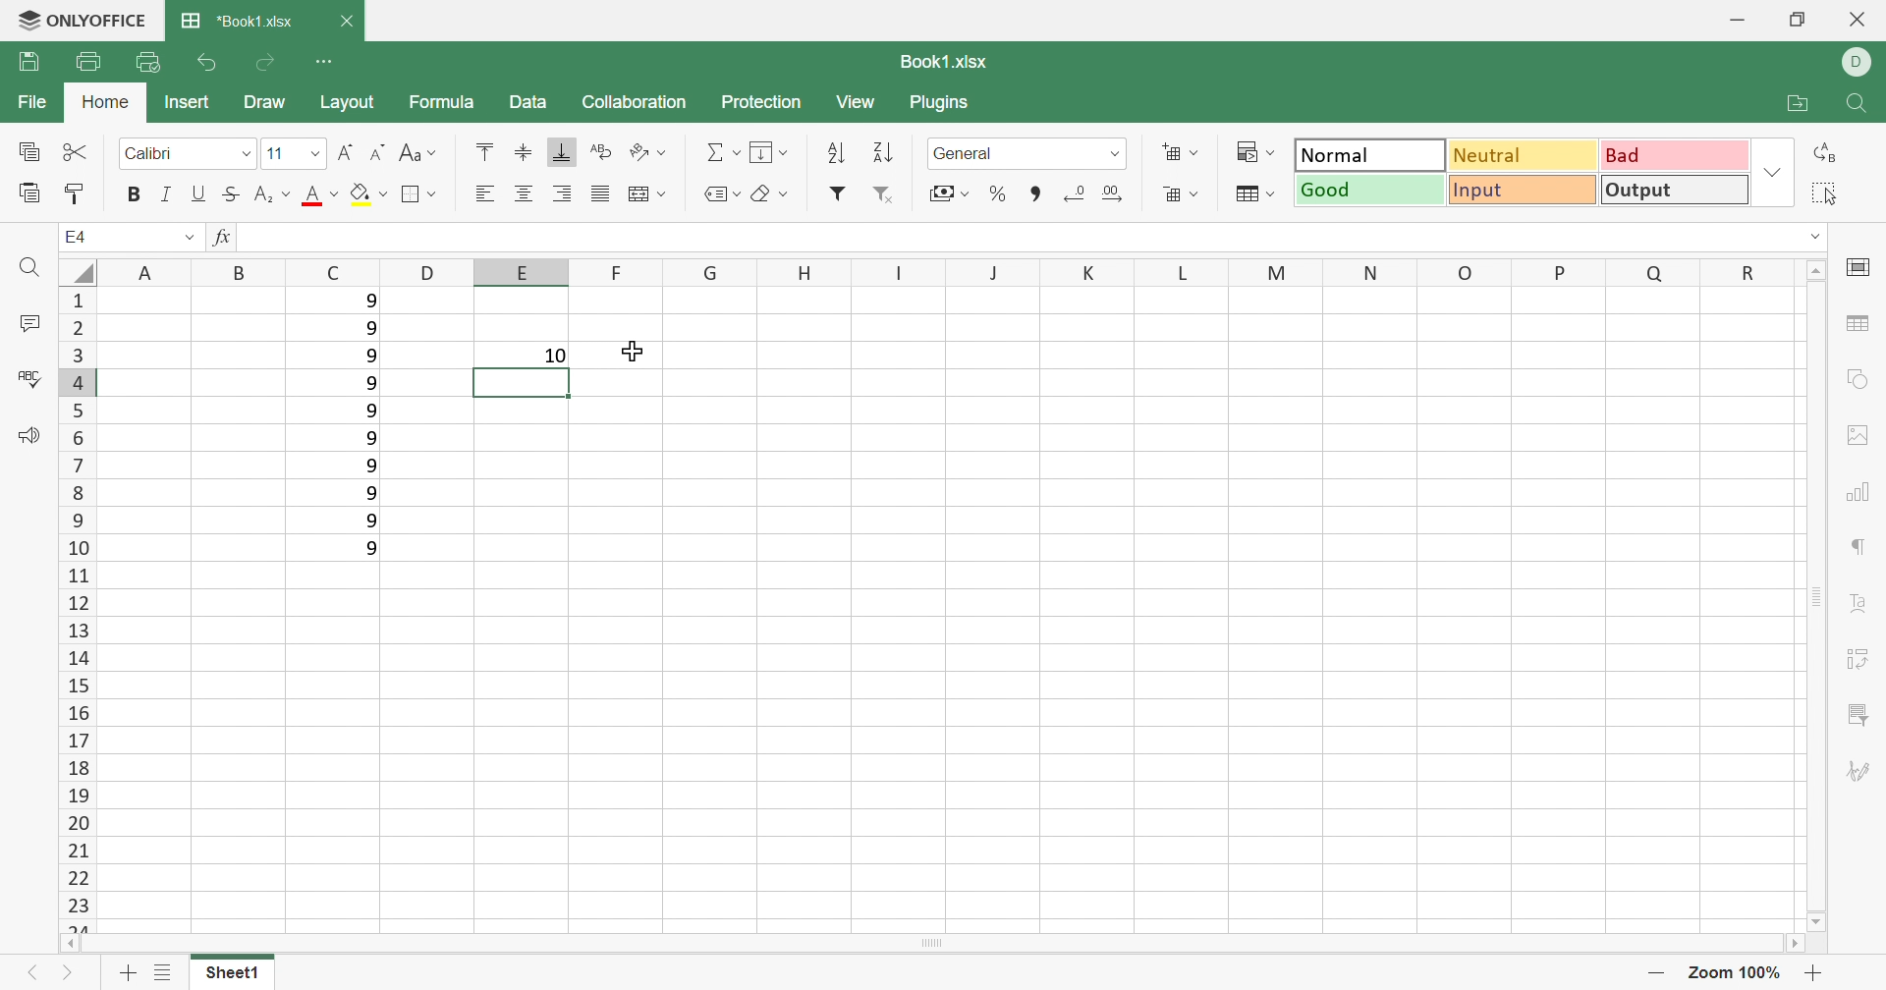 The height and width of the screenshot is (990, 1886). I want to click on 10, so click(549, 355).